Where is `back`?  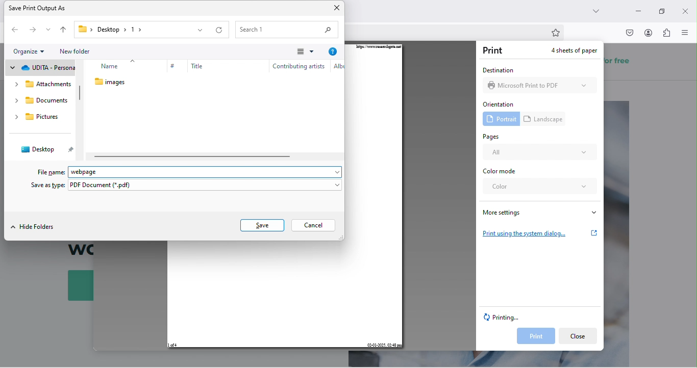 back is located at coordinates (12, 31).